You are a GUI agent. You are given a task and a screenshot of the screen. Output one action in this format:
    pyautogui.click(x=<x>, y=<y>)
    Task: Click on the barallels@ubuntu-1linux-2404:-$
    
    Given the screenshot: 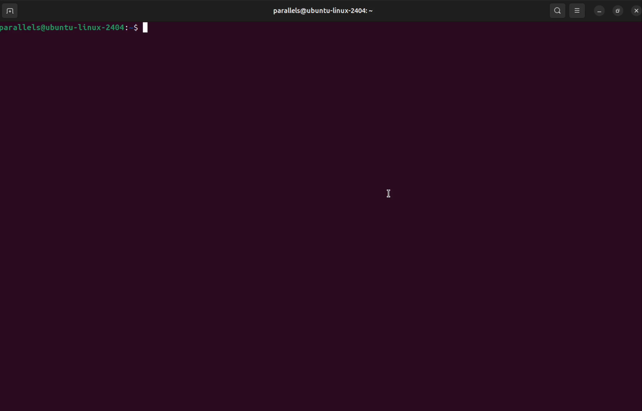 What is the action you would take?
    pyautogui.click(x=72, y=27)
    